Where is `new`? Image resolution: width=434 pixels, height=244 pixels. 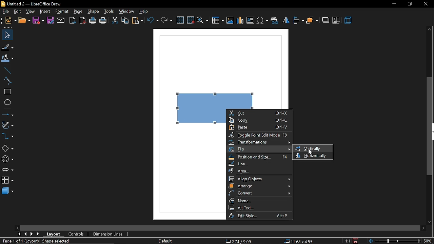 new is located at coordinates (8, 20).